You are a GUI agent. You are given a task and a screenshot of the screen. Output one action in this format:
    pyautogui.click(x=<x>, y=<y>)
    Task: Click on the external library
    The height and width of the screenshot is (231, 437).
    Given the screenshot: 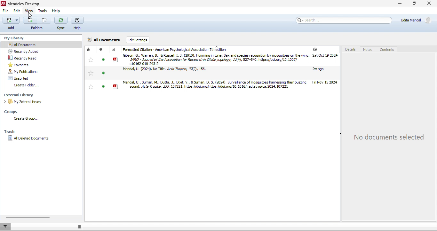 What is the action you would take?
    pyautogui.click(x=22, y=95)
    